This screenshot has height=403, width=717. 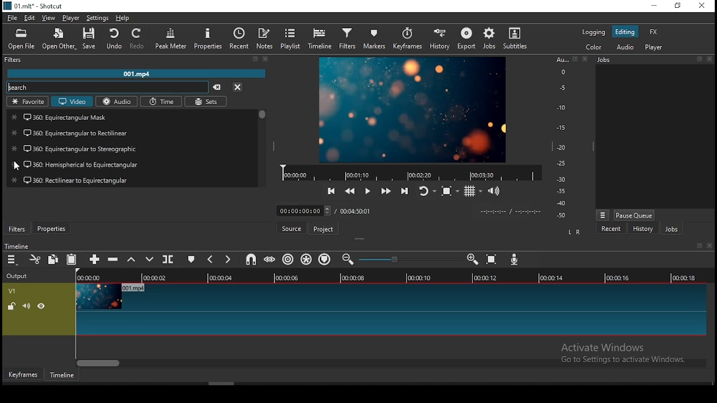 I want to click on keyframes, so click(x=22, y=374).